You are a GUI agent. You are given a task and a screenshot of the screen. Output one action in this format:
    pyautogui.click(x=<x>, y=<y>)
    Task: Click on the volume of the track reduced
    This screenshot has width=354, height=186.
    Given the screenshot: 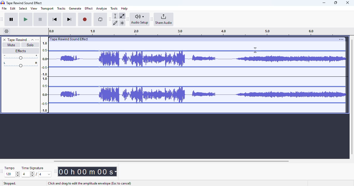 What is the action you would take?
    pyautogui.click(x=220, y=75)
    